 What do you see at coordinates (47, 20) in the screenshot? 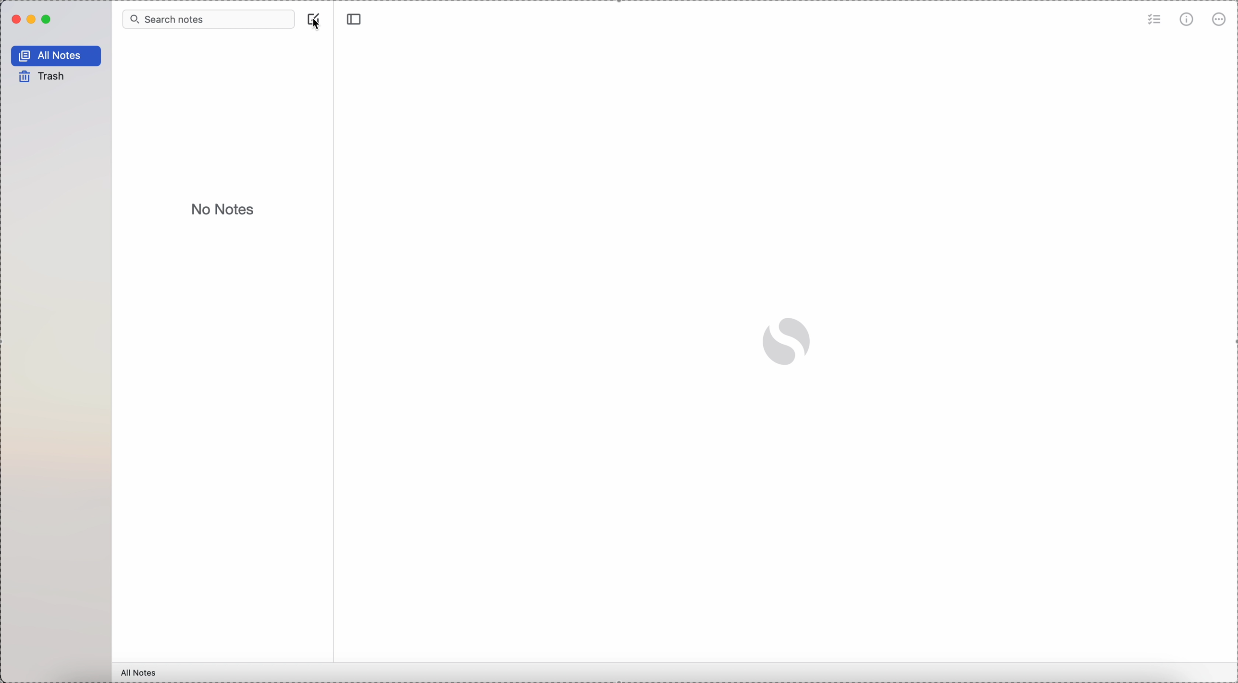
I see `maximize Simplenote` at bounding box center [47, 20].